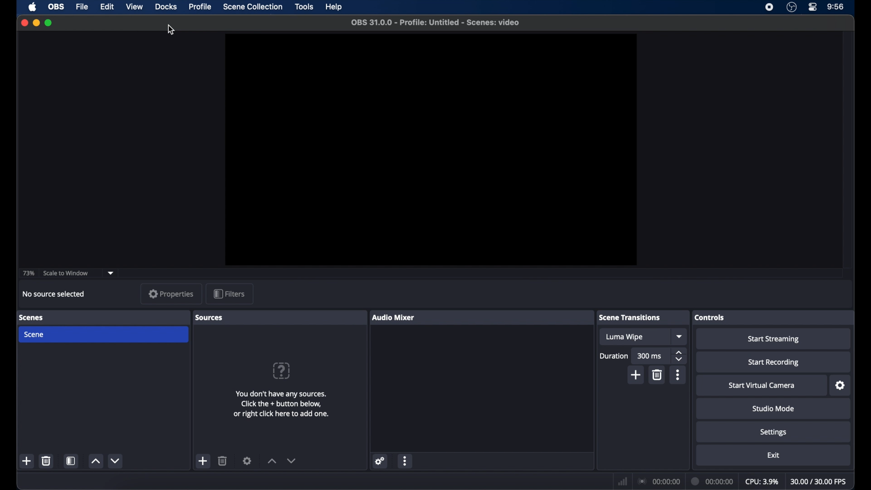 This screenshot has height=490, width=871. What do you see at coordinates (716, 317) in the screenshot?
I see `controls` at bounding box center [716, 317].